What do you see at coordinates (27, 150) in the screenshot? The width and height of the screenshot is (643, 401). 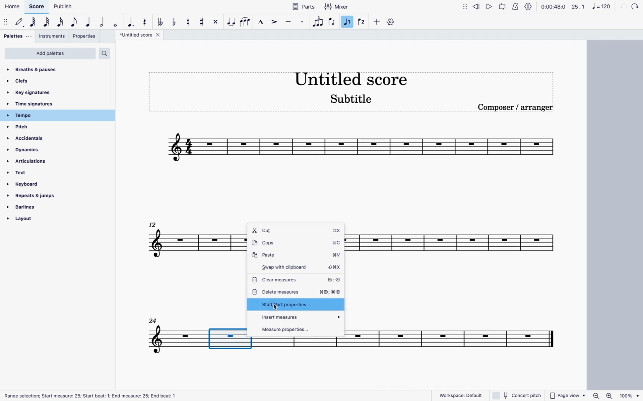 I see `dynamics` at bounding box center [27, 150].